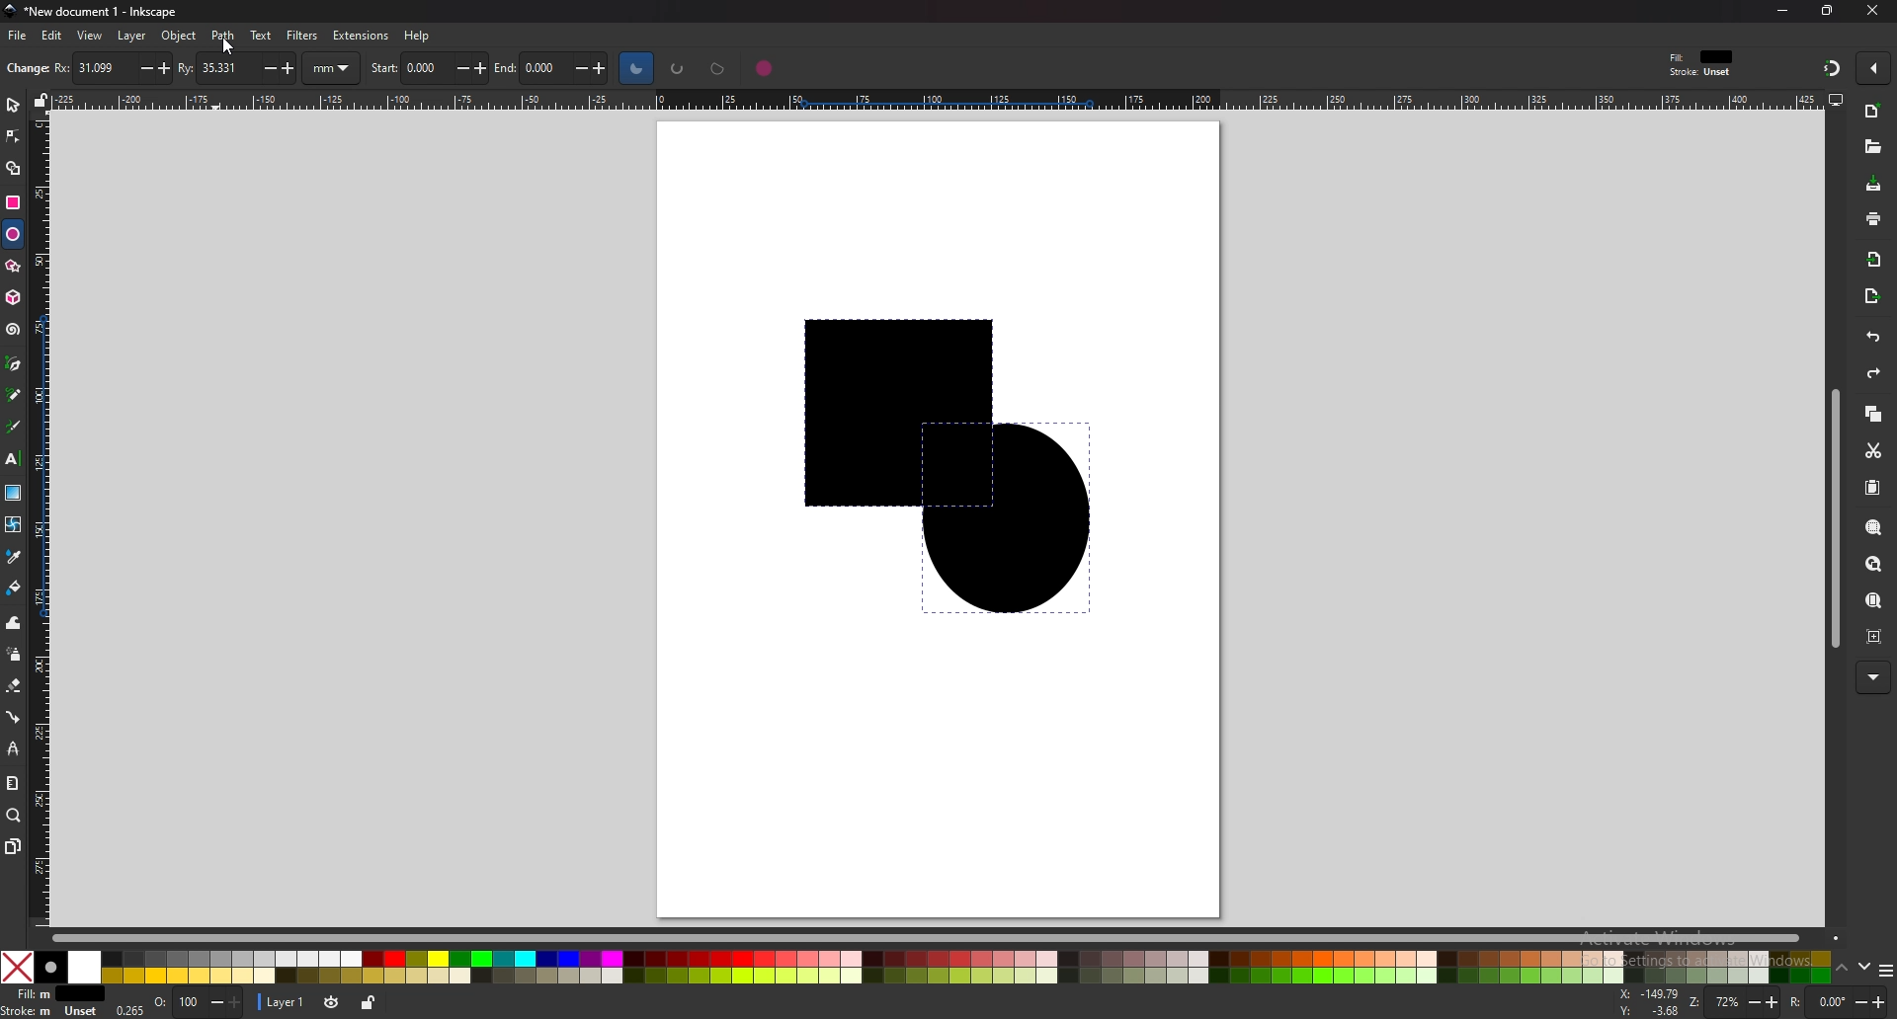  Describe the element at coordinates (110, 67) in the screenshot. I see `horizontal radius` at that location.